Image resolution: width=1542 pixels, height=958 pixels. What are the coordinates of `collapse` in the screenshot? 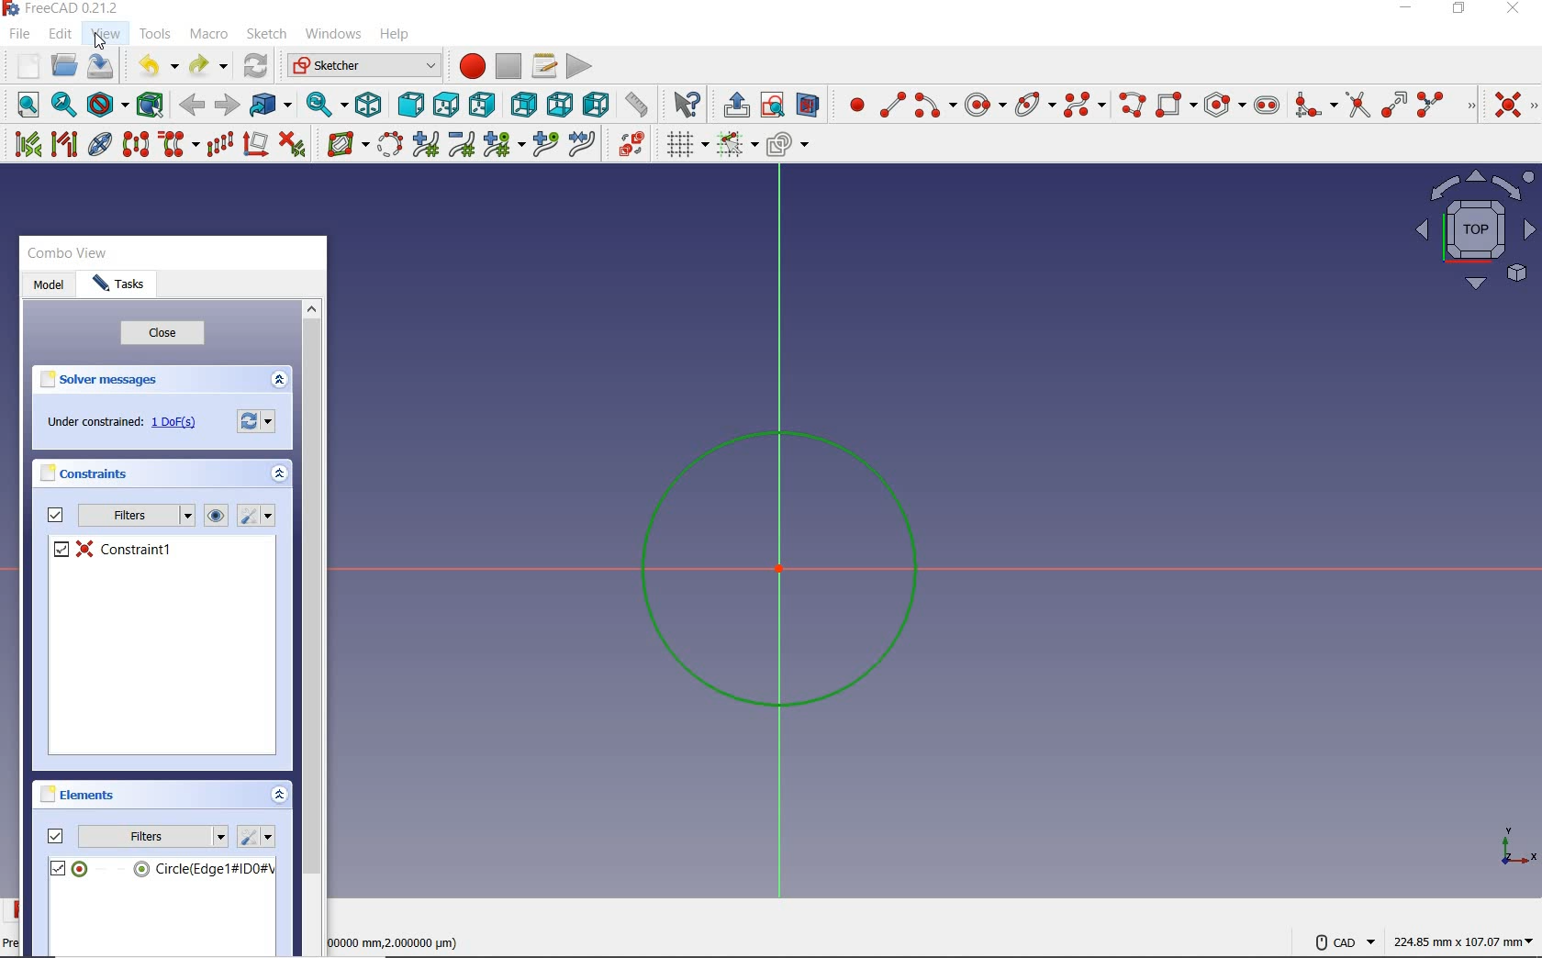 It's located at (280, 474).